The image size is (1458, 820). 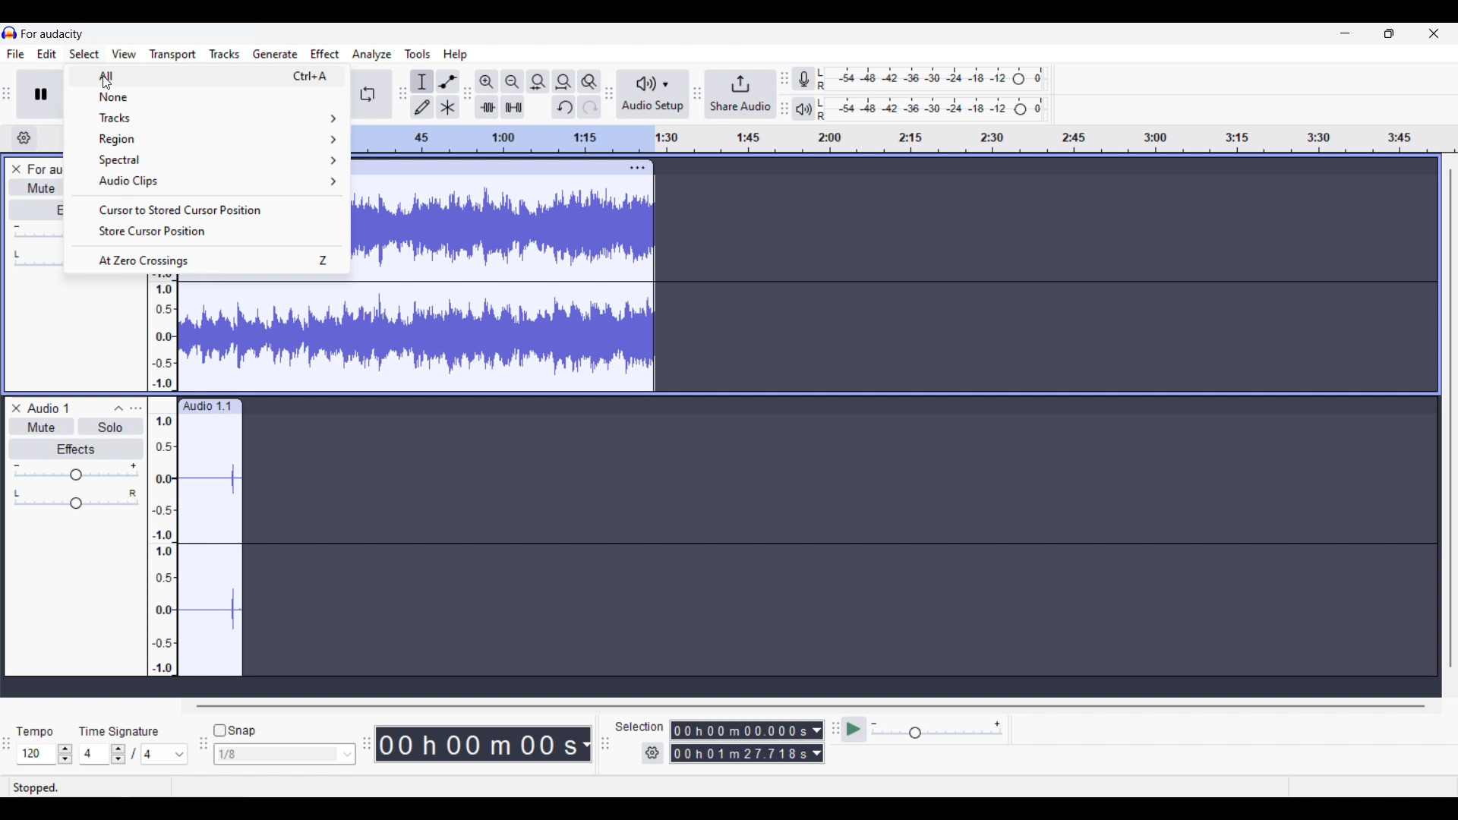 What do you see at coordinates (172, 54) in the screenshot?
I see `Transport` at bounding box center [172, 54].